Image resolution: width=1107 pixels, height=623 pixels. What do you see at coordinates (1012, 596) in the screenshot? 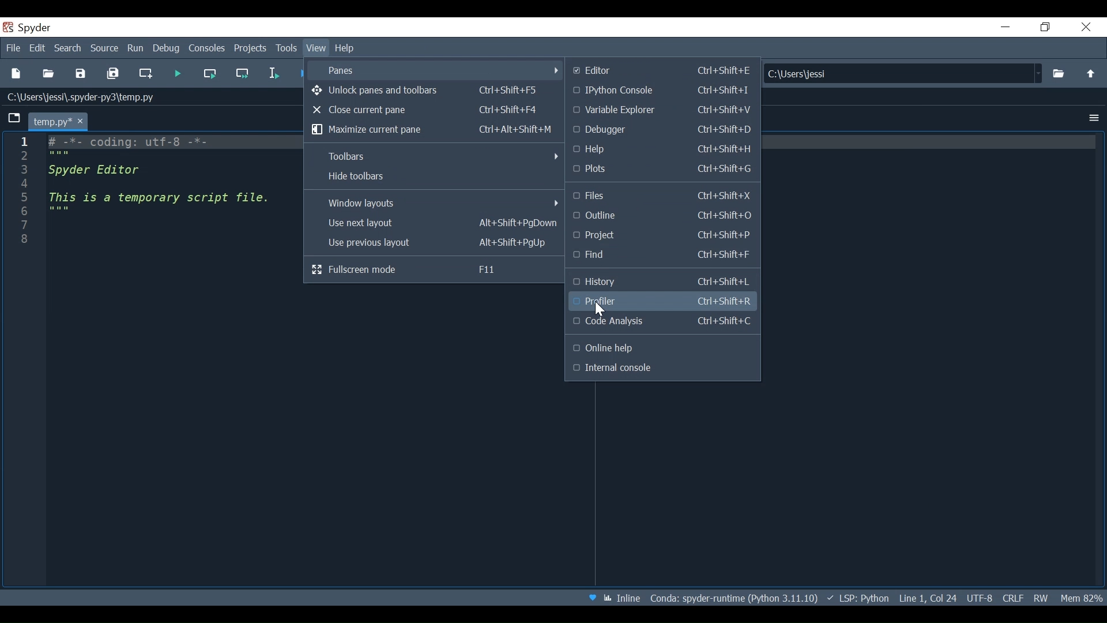
I see `File EQL Status` at bounding box center [1012, 596].